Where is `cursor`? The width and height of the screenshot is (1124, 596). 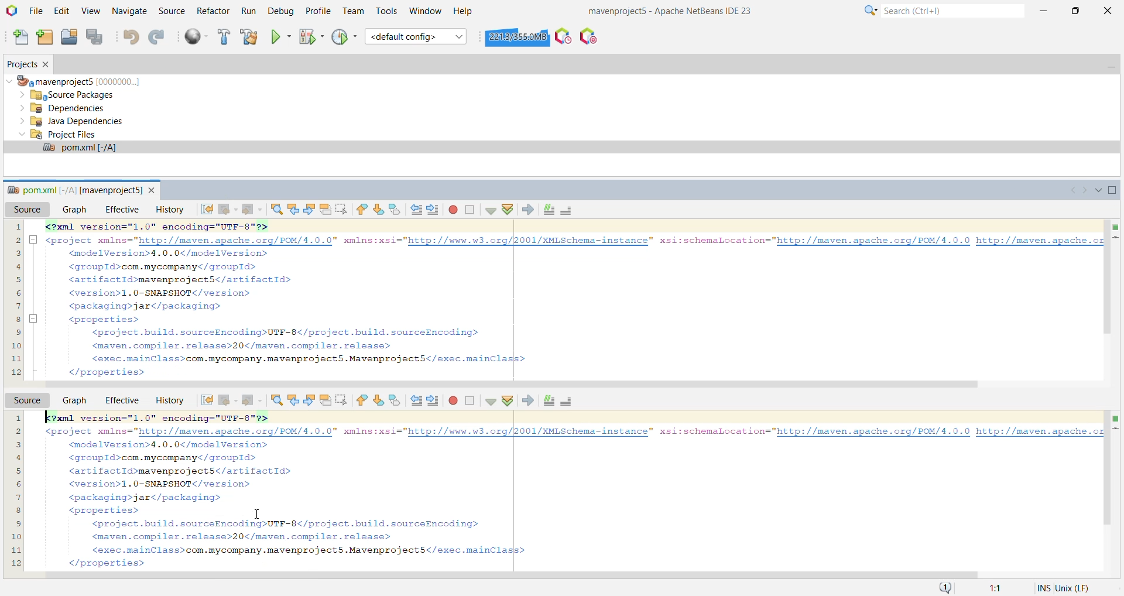
cursor is located at coordinates (259, 515).